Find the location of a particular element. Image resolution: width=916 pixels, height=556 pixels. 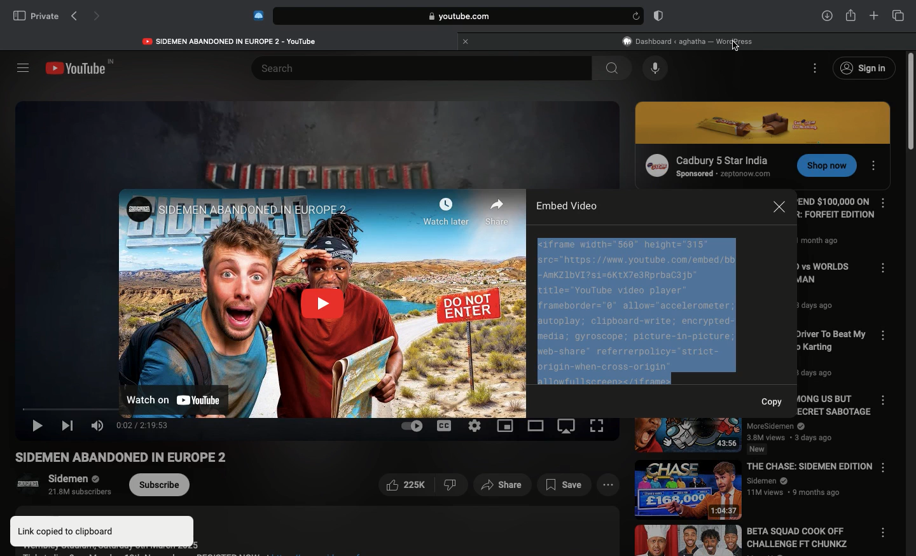

Share is located at coordinates (850, 14).